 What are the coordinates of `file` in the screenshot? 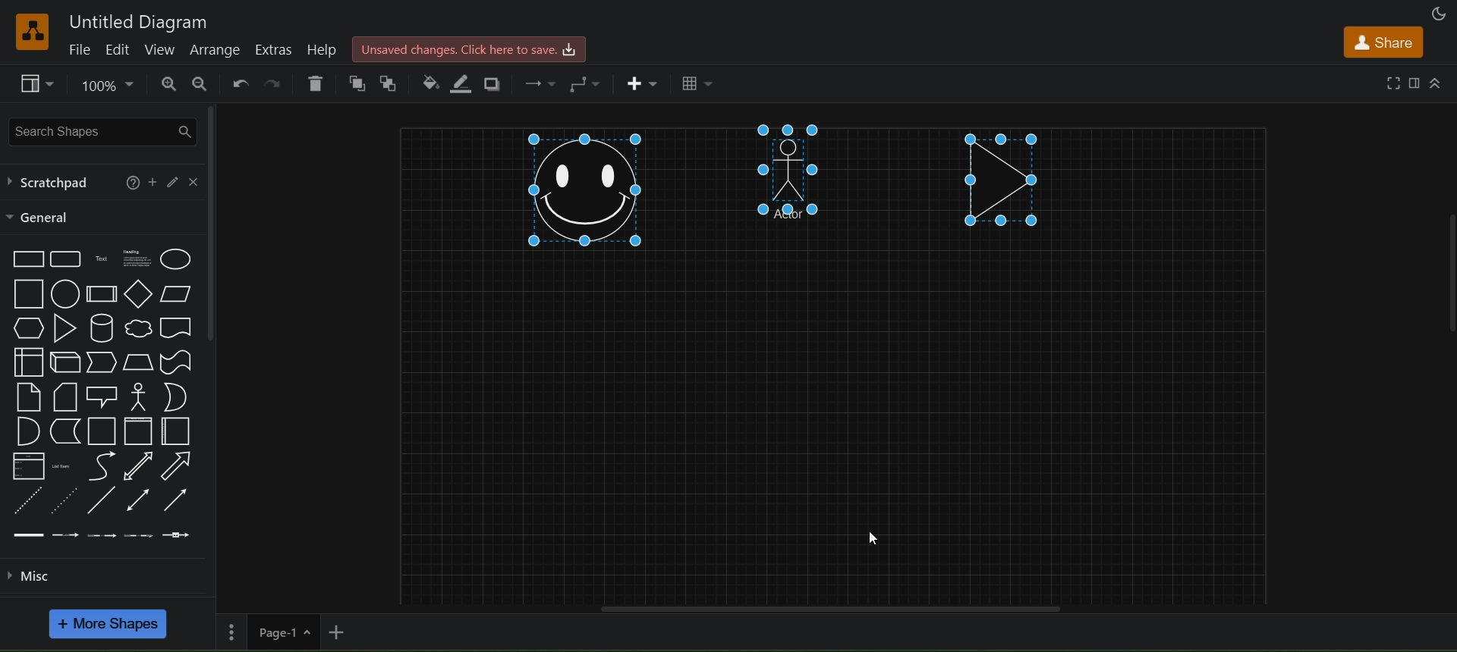 It's located at (78, 49).